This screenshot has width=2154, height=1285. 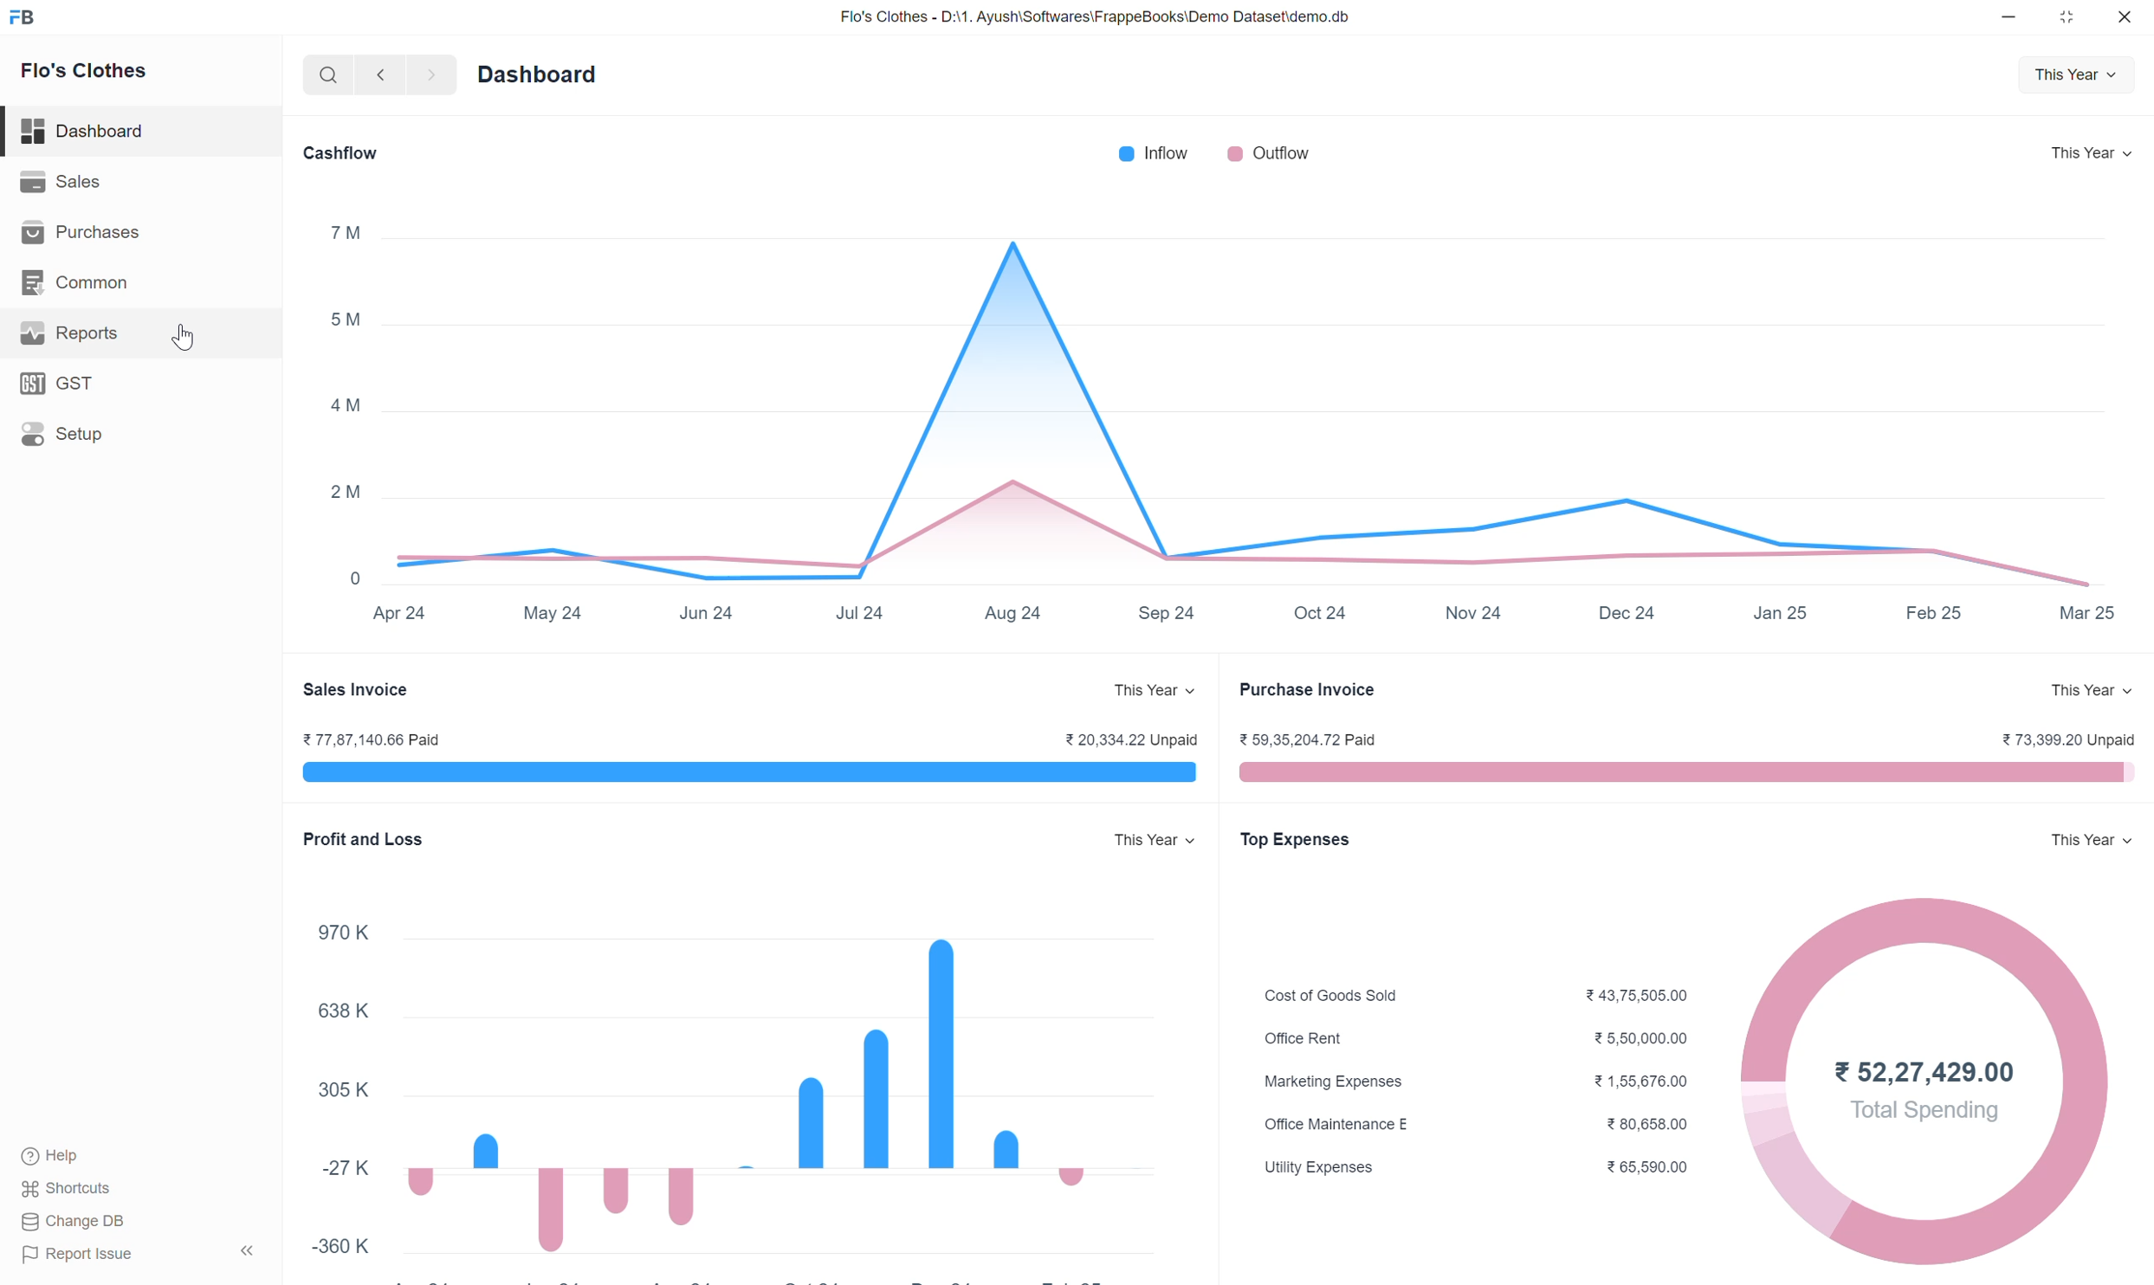 What do you see at coordinates (63, 1151) in the screenshot?
I see `? Help` at bounding box center [63, 1151].